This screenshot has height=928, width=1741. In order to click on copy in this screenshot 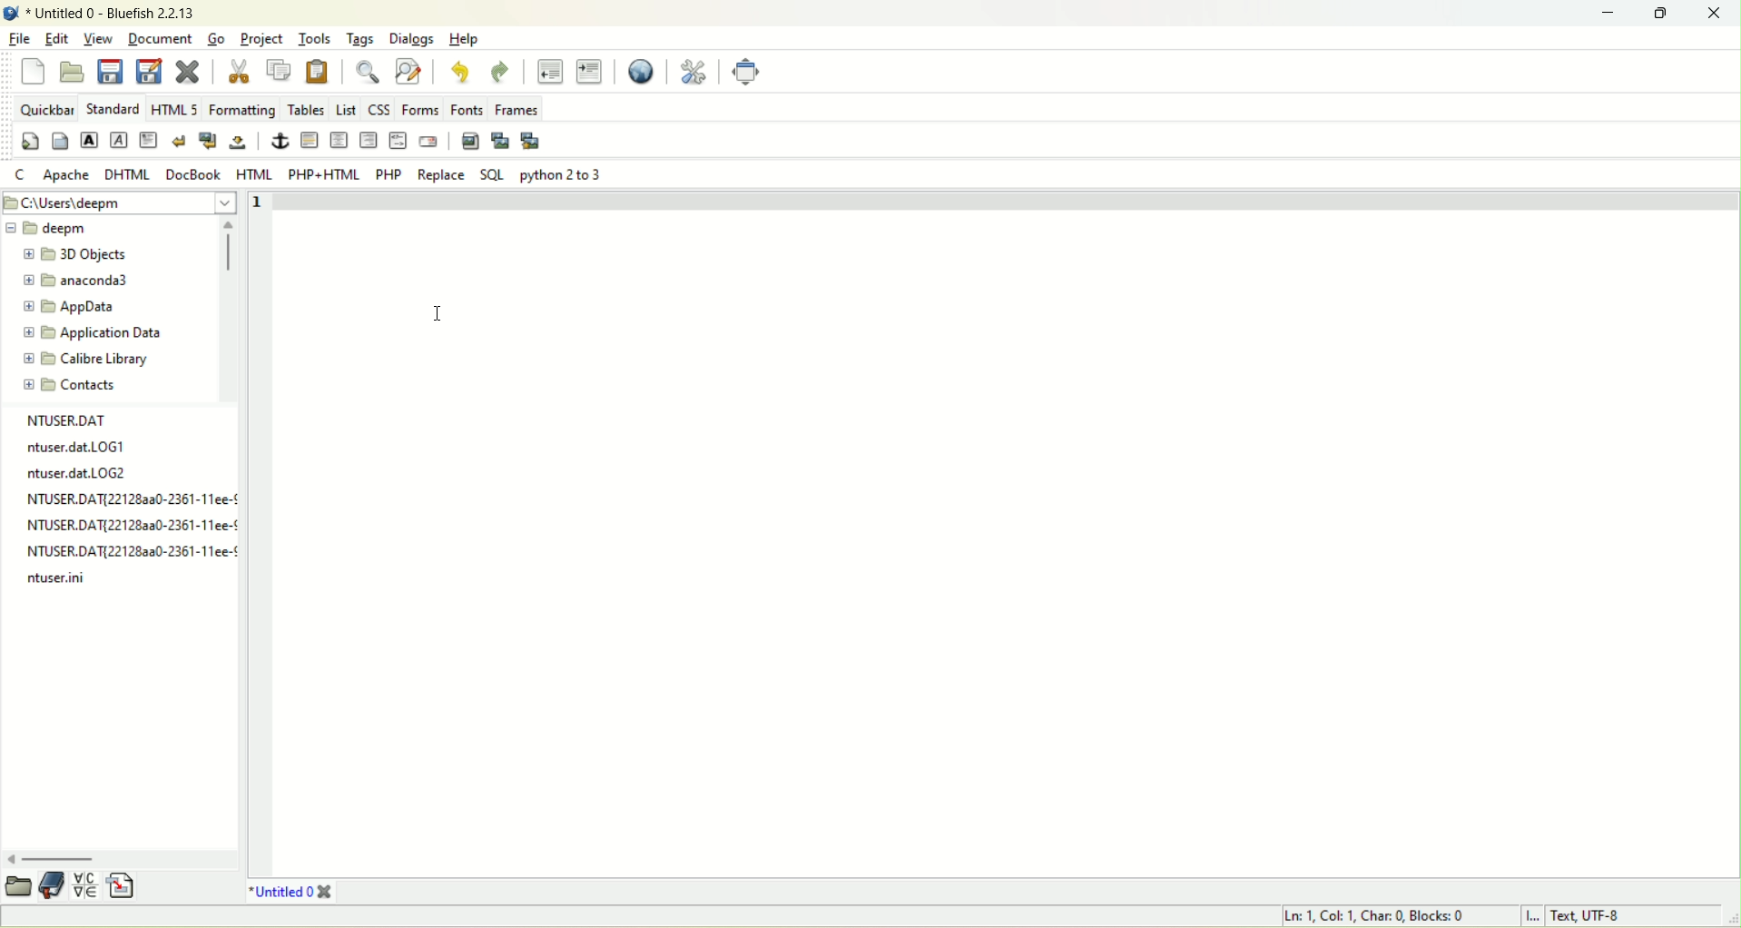, I will do `click(280, 70)`.